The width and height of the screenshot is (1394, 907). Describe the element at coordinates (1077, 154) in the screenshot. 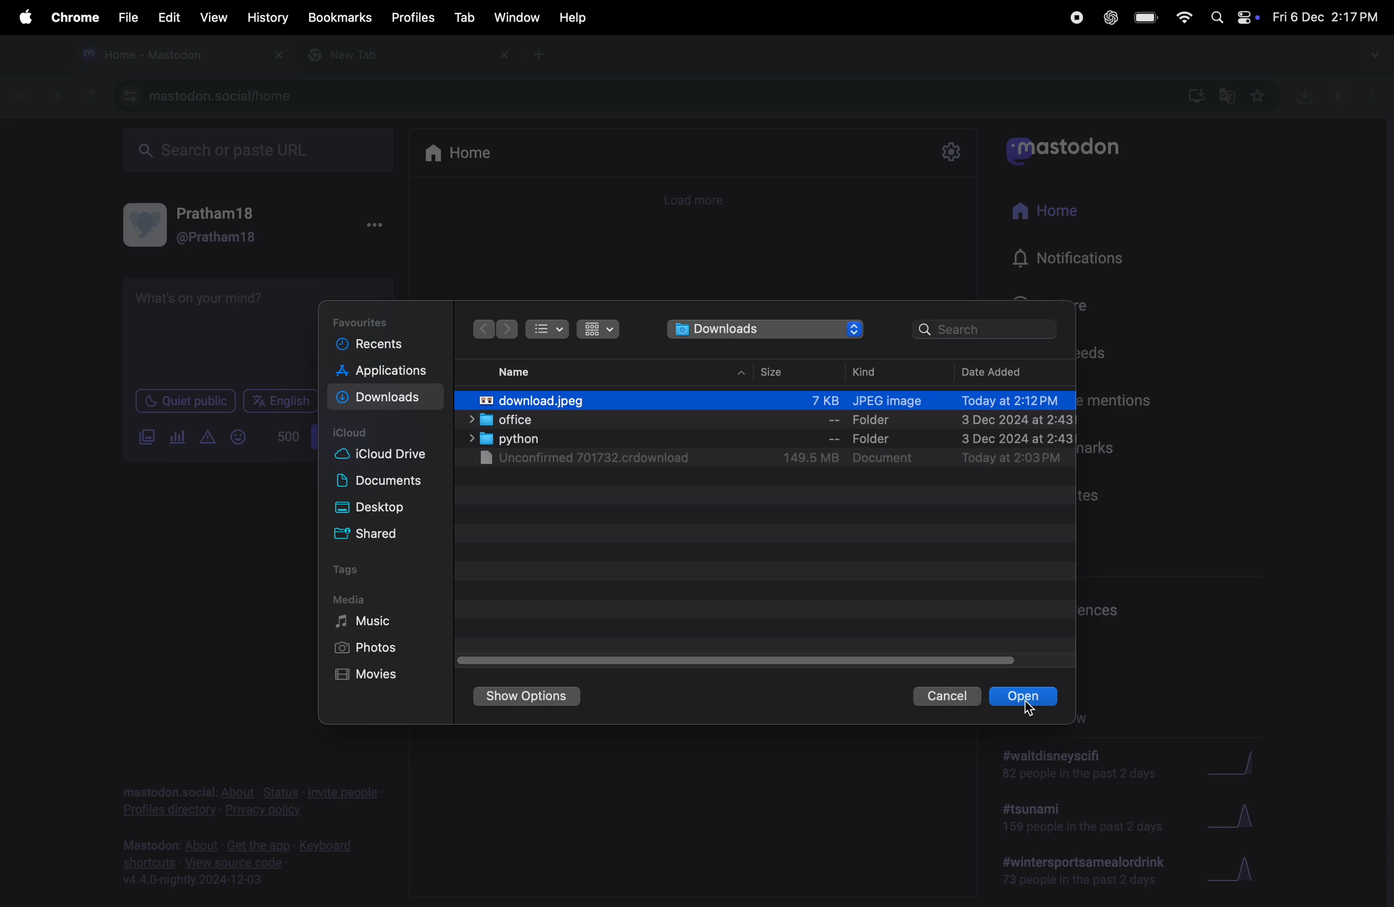

I see `mastodon app` at that location.